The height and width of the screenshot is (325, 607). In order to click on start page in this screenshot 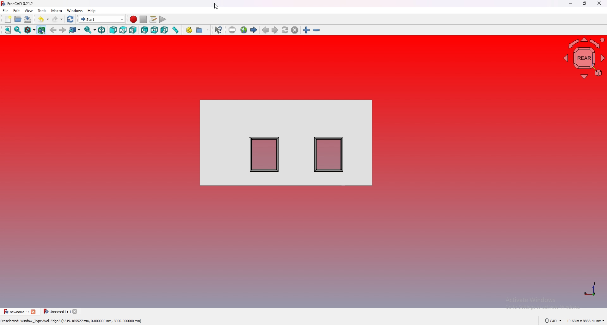, I will do `click(254, 30)`.